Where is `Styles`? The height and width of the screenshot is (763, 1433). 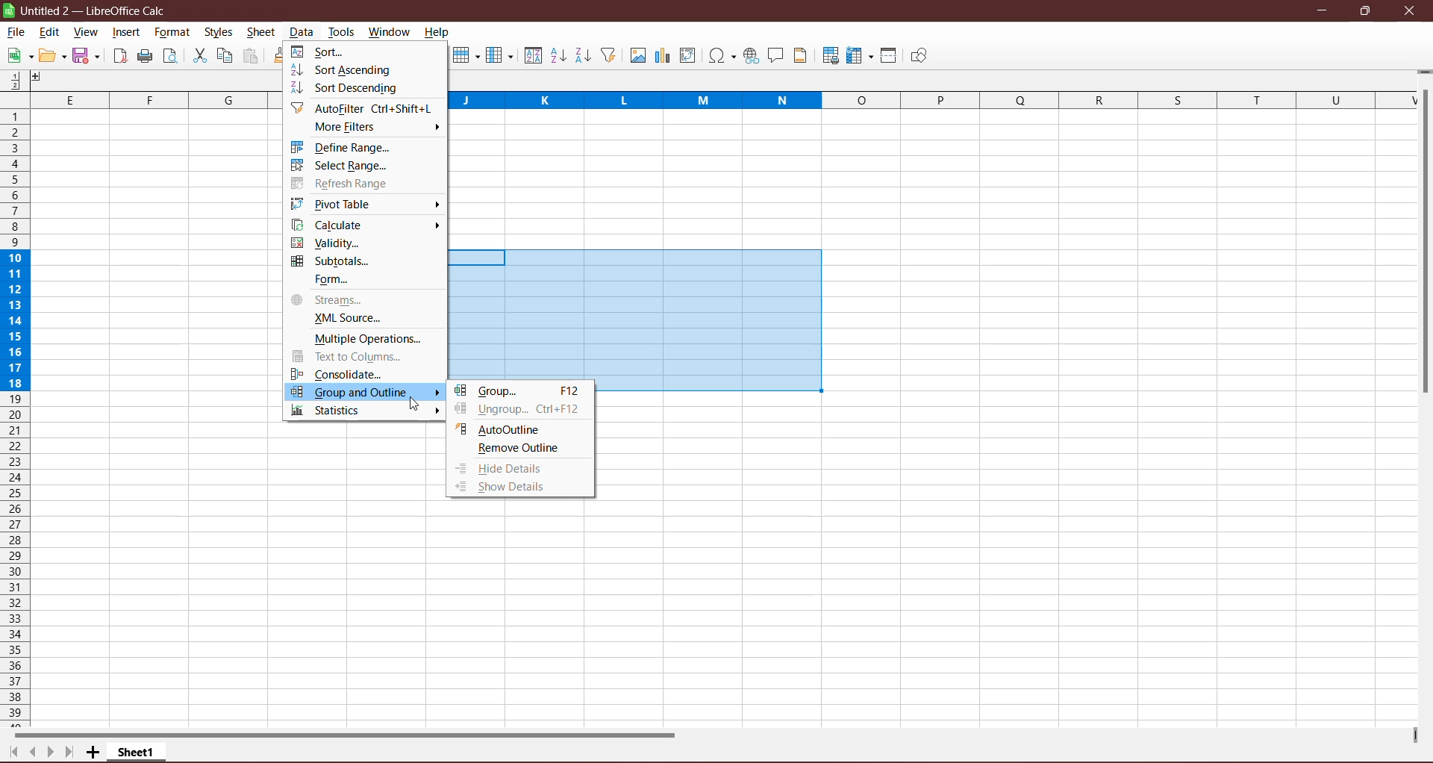
Styles is located at coordinates (220, 33).